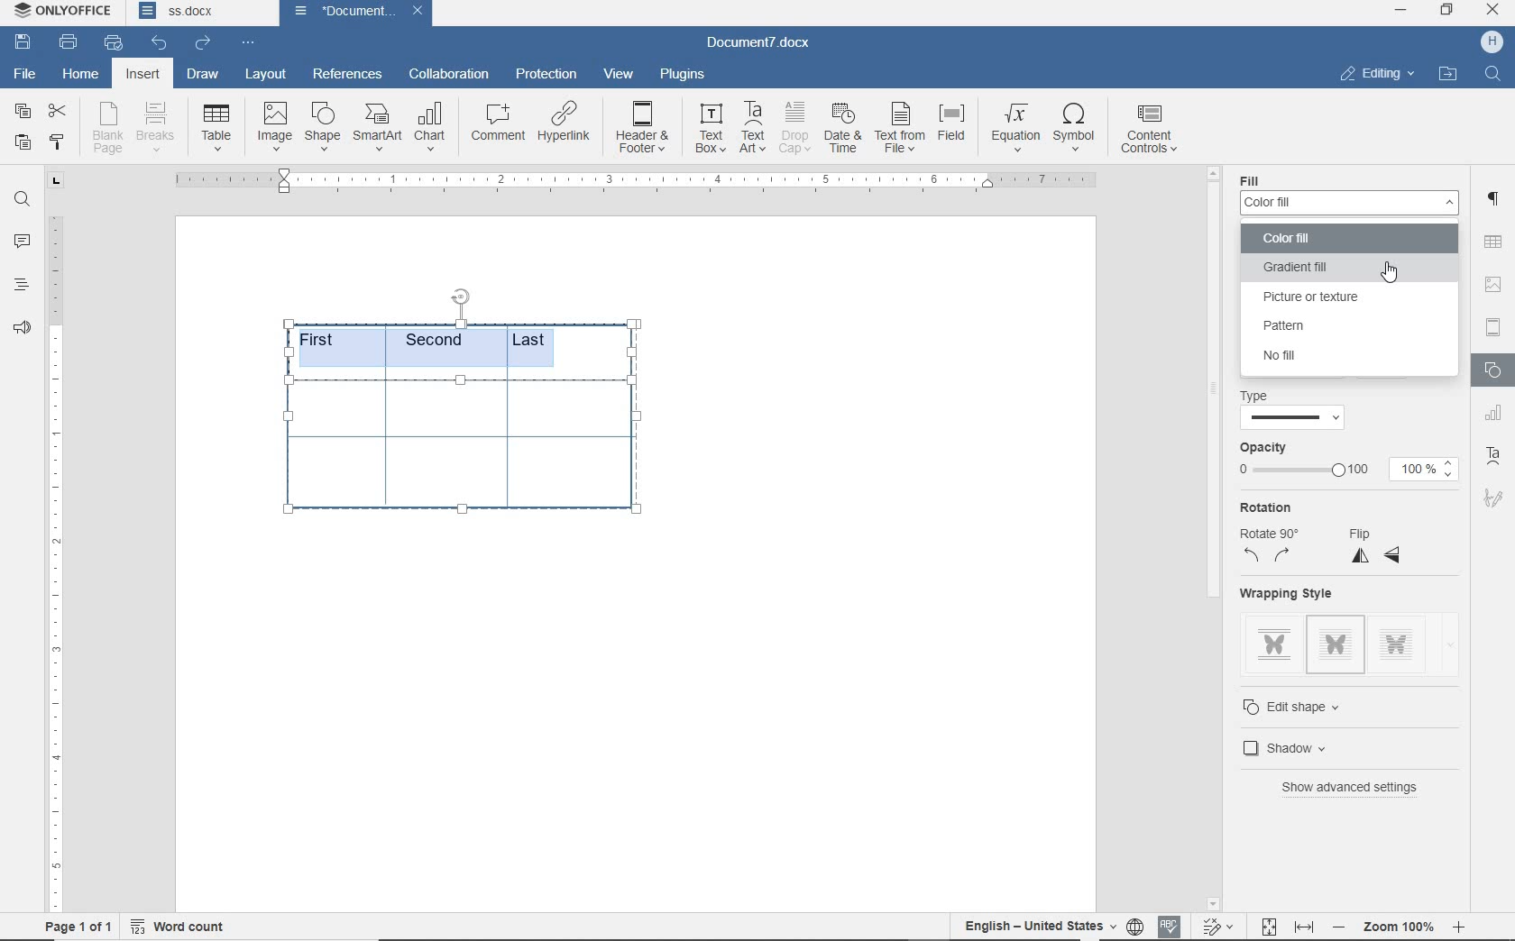 The image size is (1515, 941). Describe the element at coordinates (1220, 925) in the screenshot. I see `track changes` at that location.